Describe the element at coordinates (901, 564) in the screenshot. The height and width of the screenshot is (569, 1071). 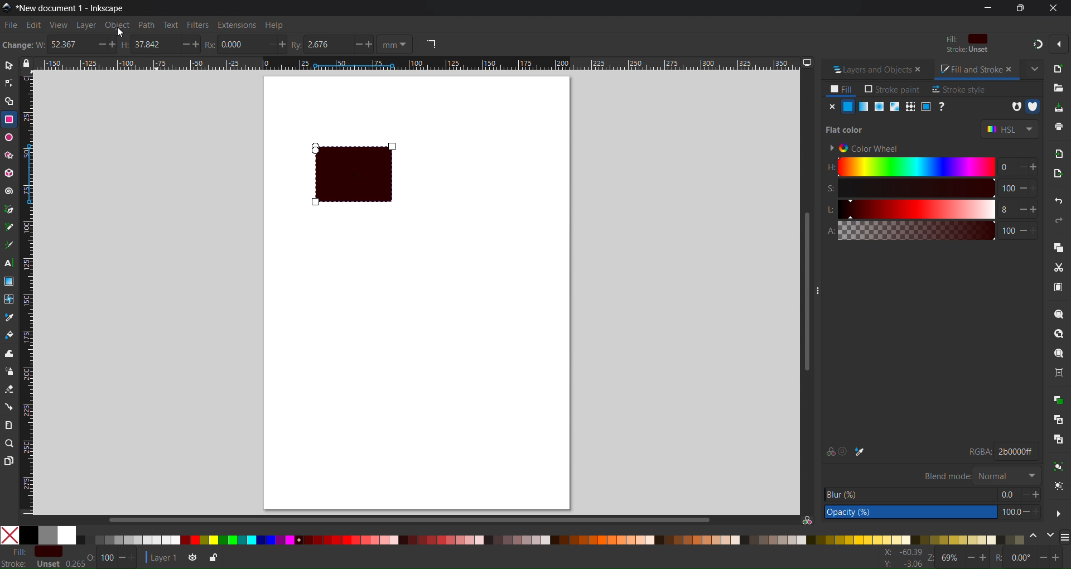
I see `Y: -3.06` at that location.